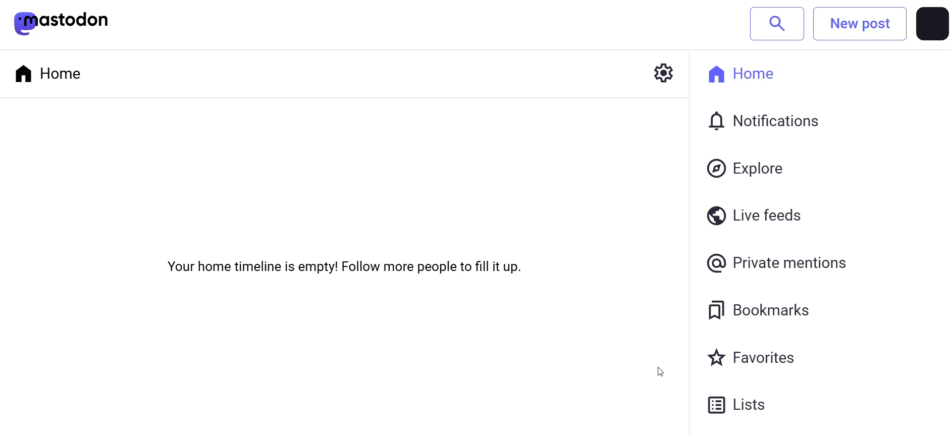  What do you see at coordinates (758, 310) in the screenshot?
I see `bookmarks` at bounding box center [758, 310].